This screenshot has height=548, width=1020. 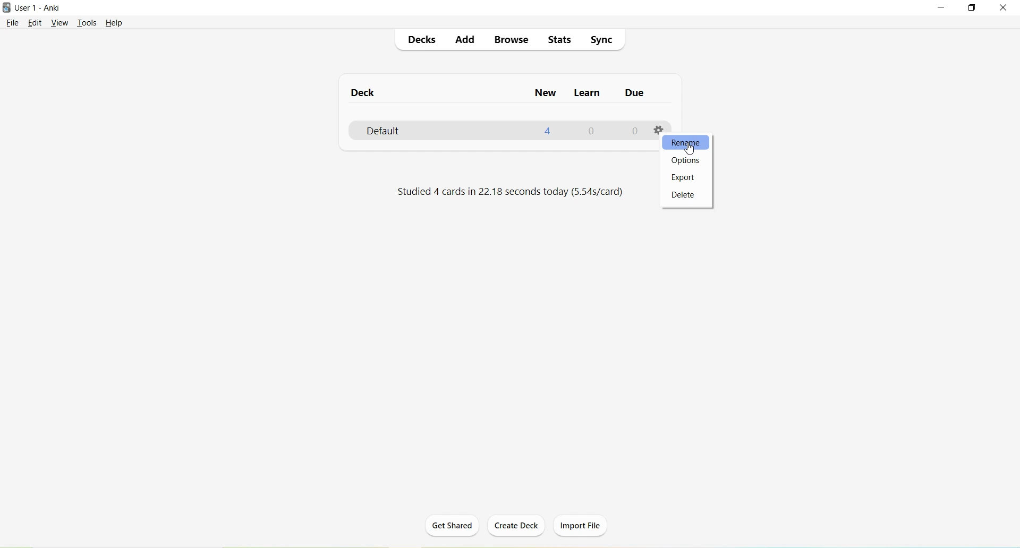 I want to click on Close, so click(x=1005, y=8).